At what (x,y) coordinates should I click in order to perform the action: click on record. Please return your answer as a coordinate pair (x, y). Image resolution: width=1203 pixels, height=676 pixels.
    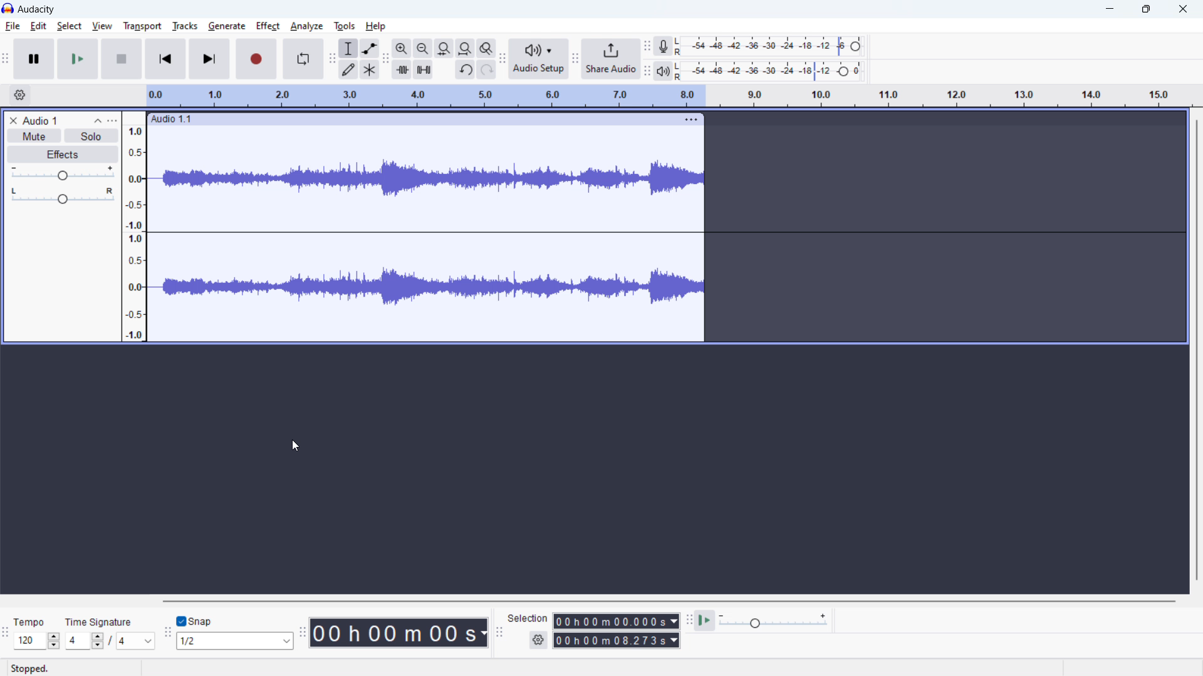
    Looking at the image, I should click on (256, 59).